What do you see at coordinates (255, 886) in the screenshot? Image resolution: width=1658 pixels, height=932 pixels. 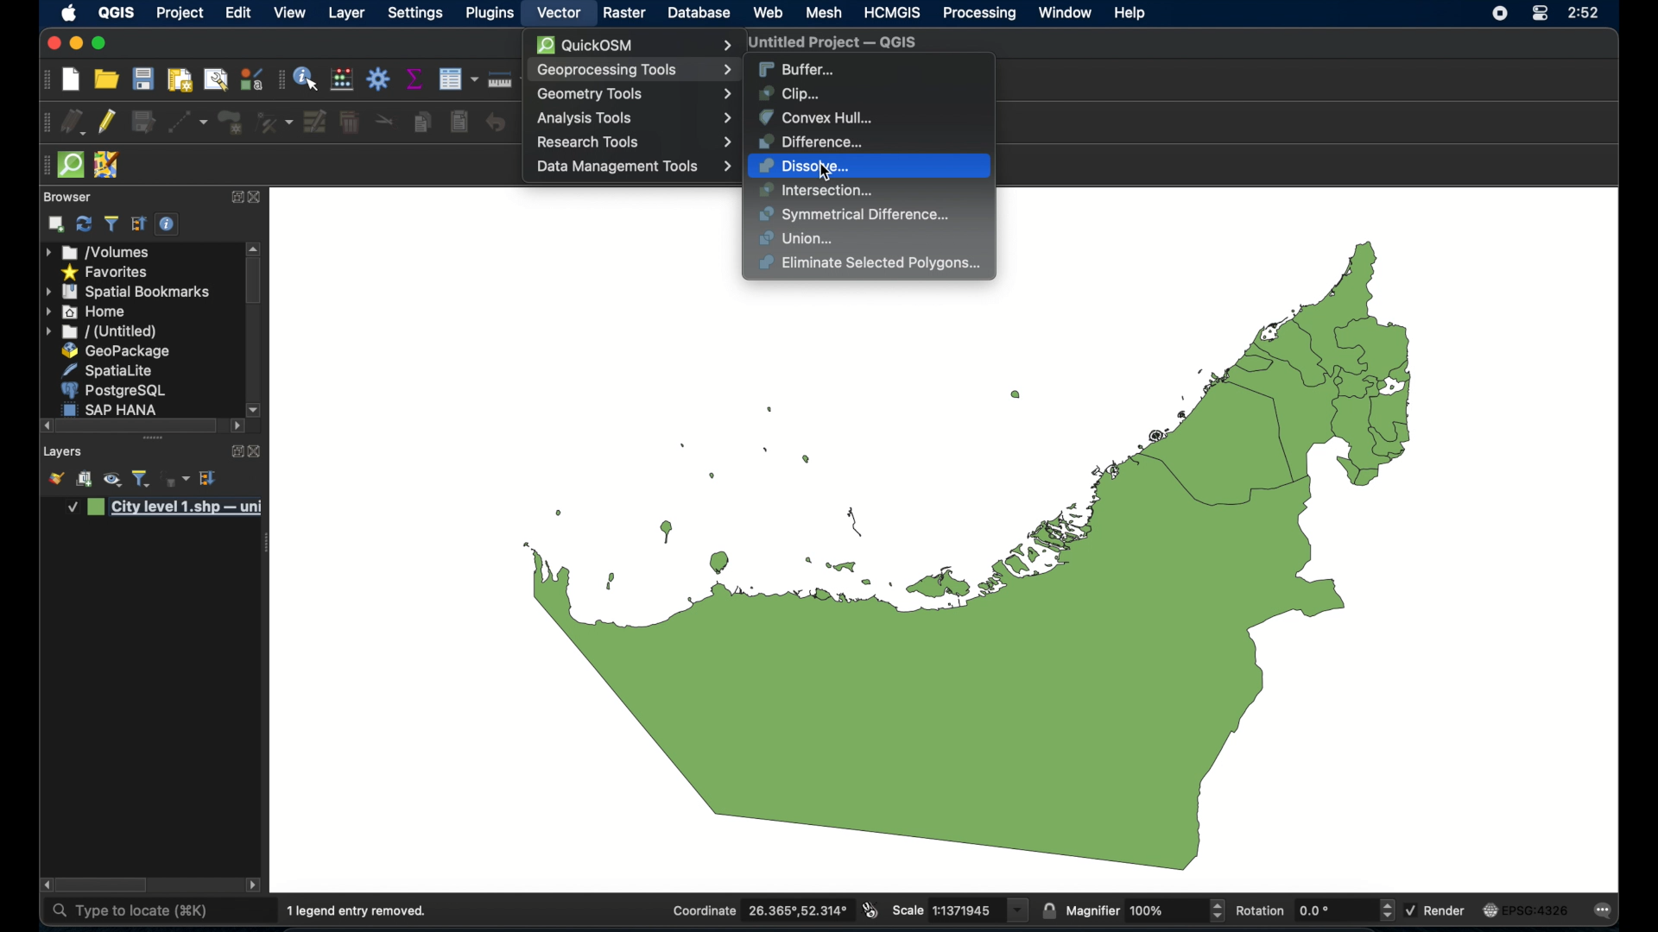 I see `scroll left arrow` at bounding box center [255, 886].